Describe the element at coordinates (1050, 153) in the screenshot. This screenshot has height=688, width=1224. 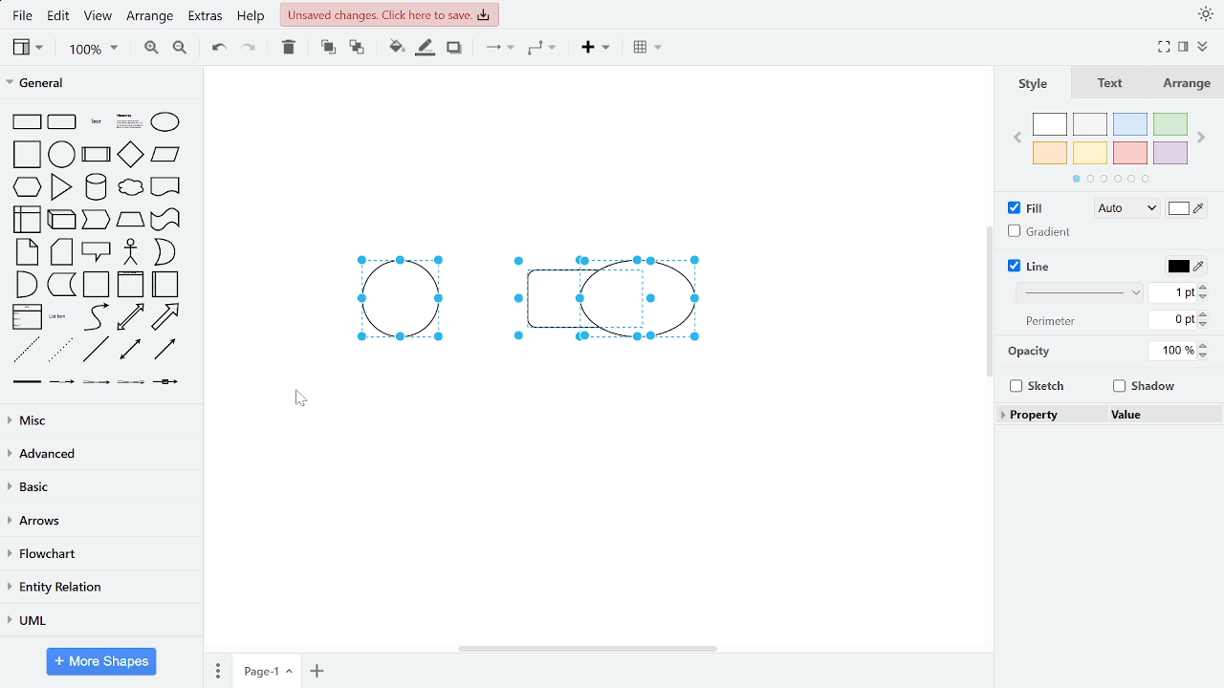
I see `orange` at that location.